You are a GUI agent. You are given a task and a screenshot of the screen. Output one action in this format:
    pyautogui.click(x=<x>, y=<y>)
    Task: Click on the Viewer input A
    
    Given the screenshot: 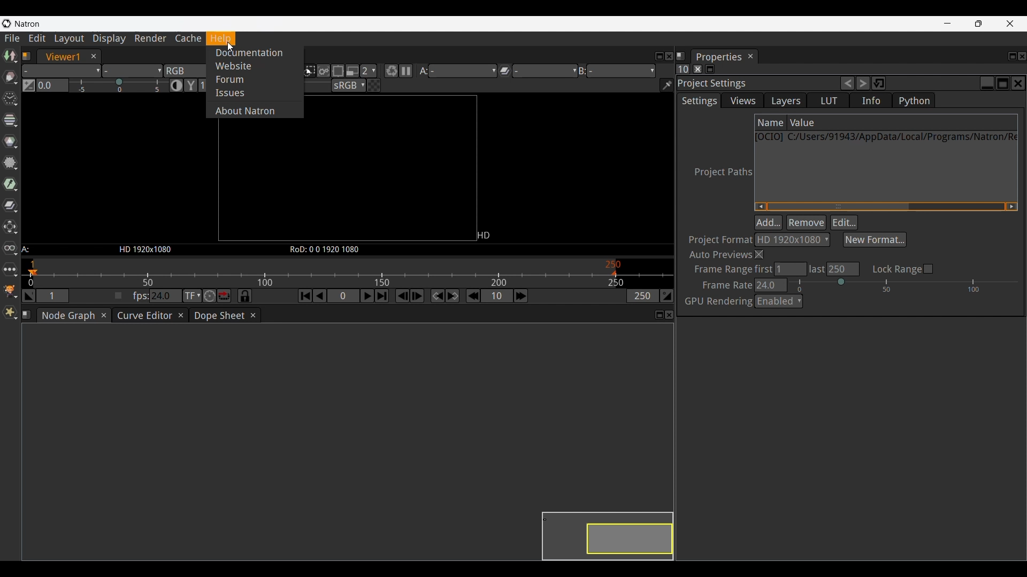 What is the action you would take?
    pyautogui.click(x=457, y=71)
    